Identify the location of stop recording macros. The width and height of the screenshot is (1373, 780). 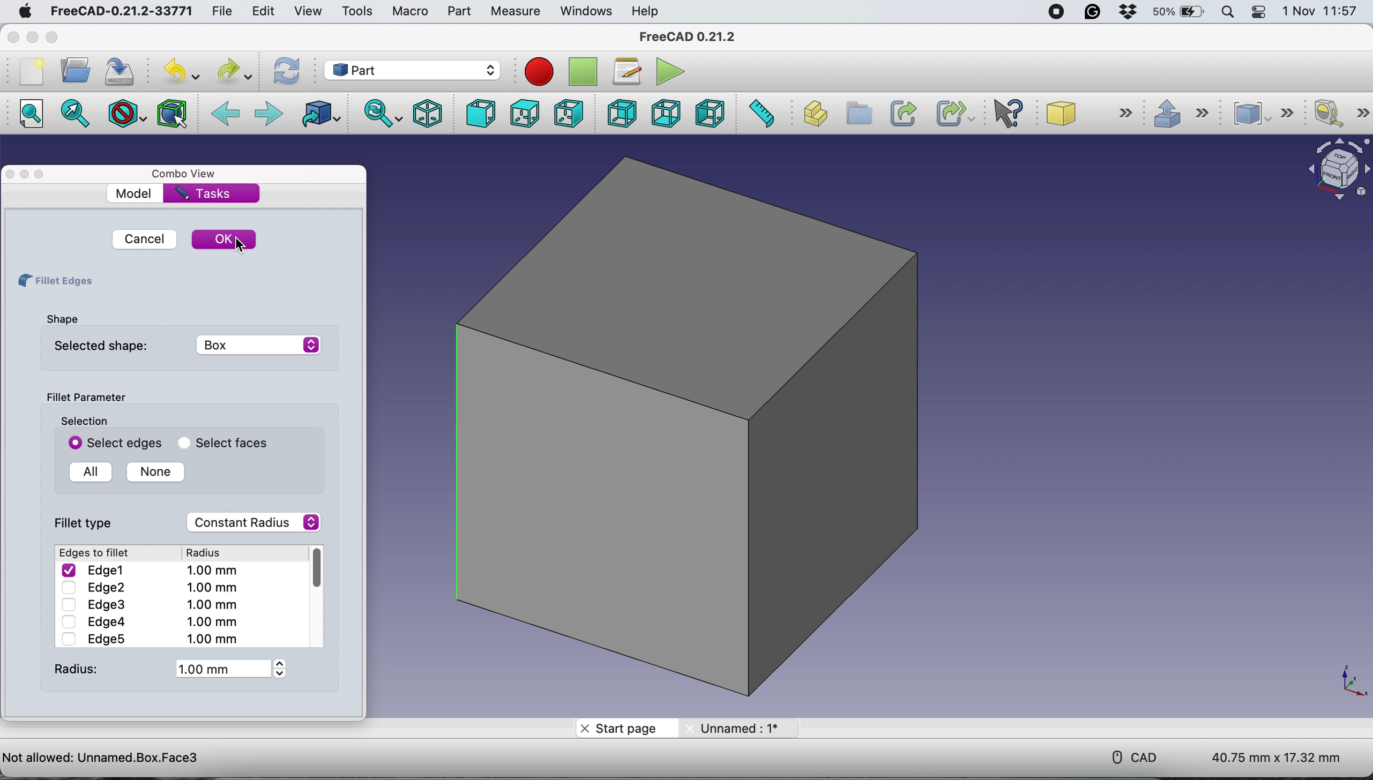
(582, 71).